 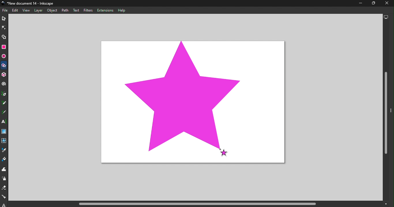 What do you see at coordinates (16, 10) in the screenshot?
I see `Edit` at bounding box center [16, 10].